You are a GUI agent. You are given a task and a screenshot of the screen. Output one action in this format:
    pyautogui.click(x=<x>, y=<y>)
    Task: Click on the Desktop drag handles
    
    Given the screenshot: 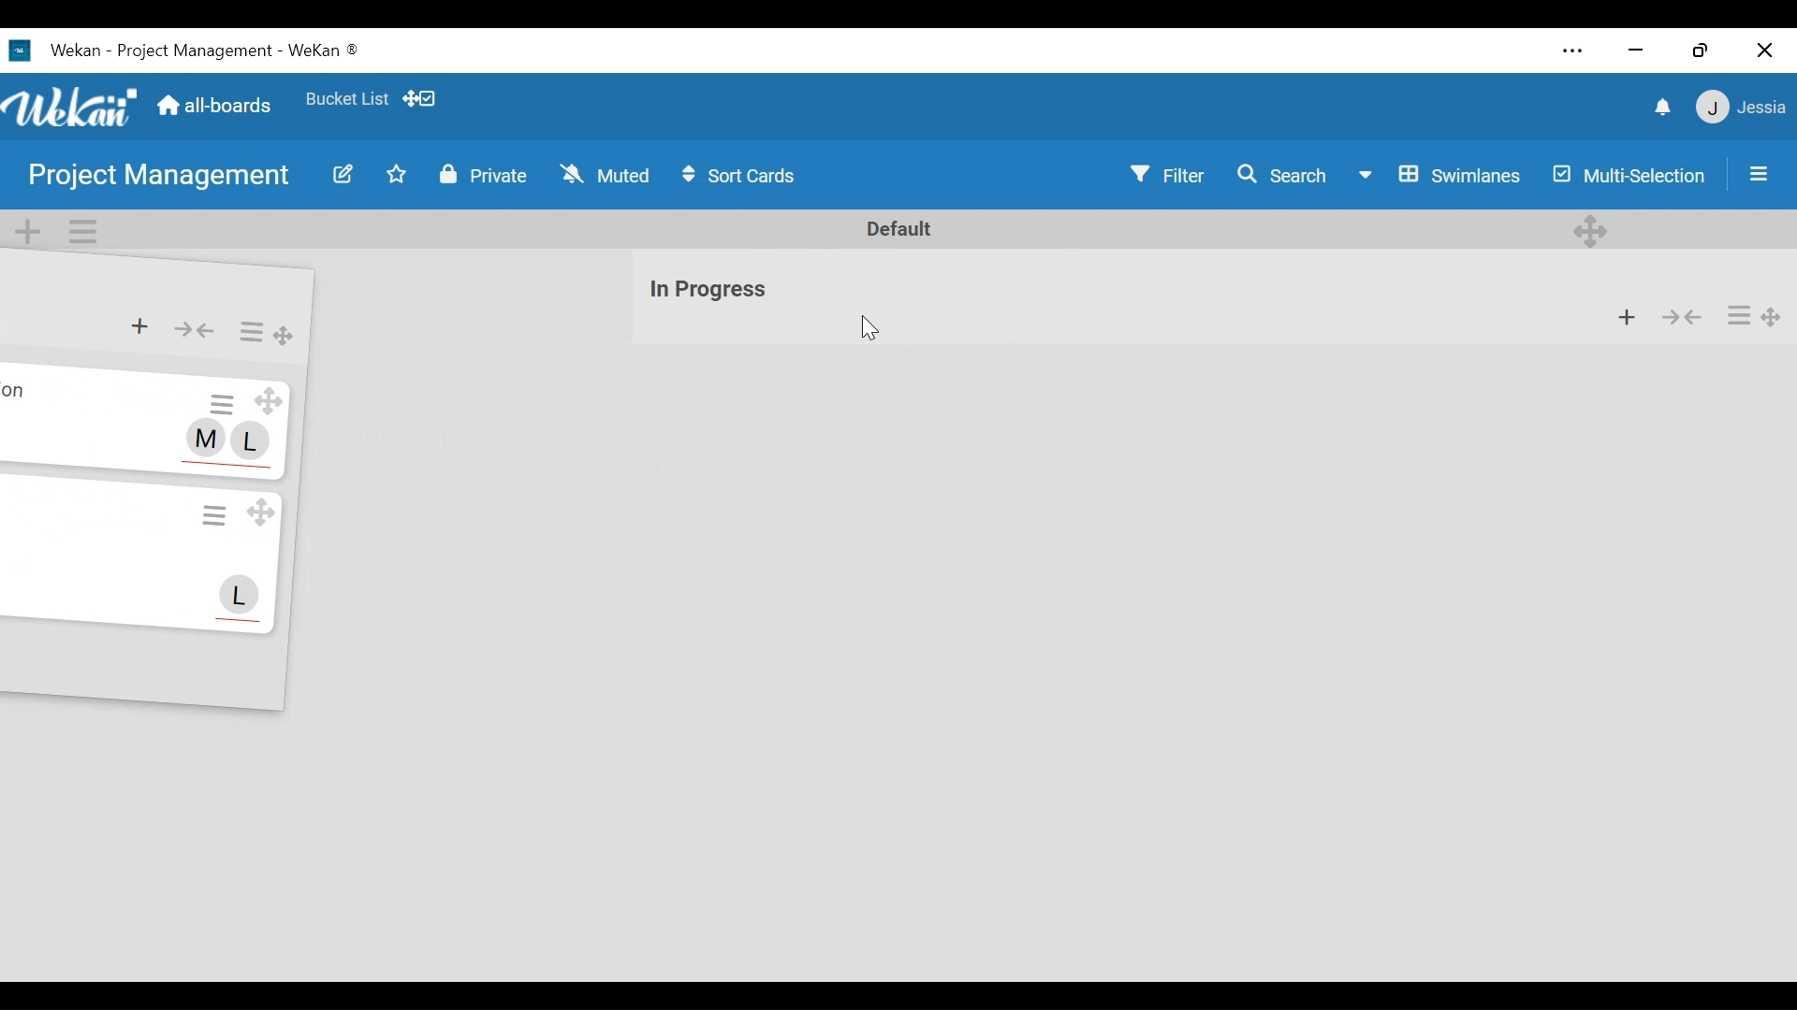 What is the action you would take?
    pyautogui.click(x=1591, y=229)
    